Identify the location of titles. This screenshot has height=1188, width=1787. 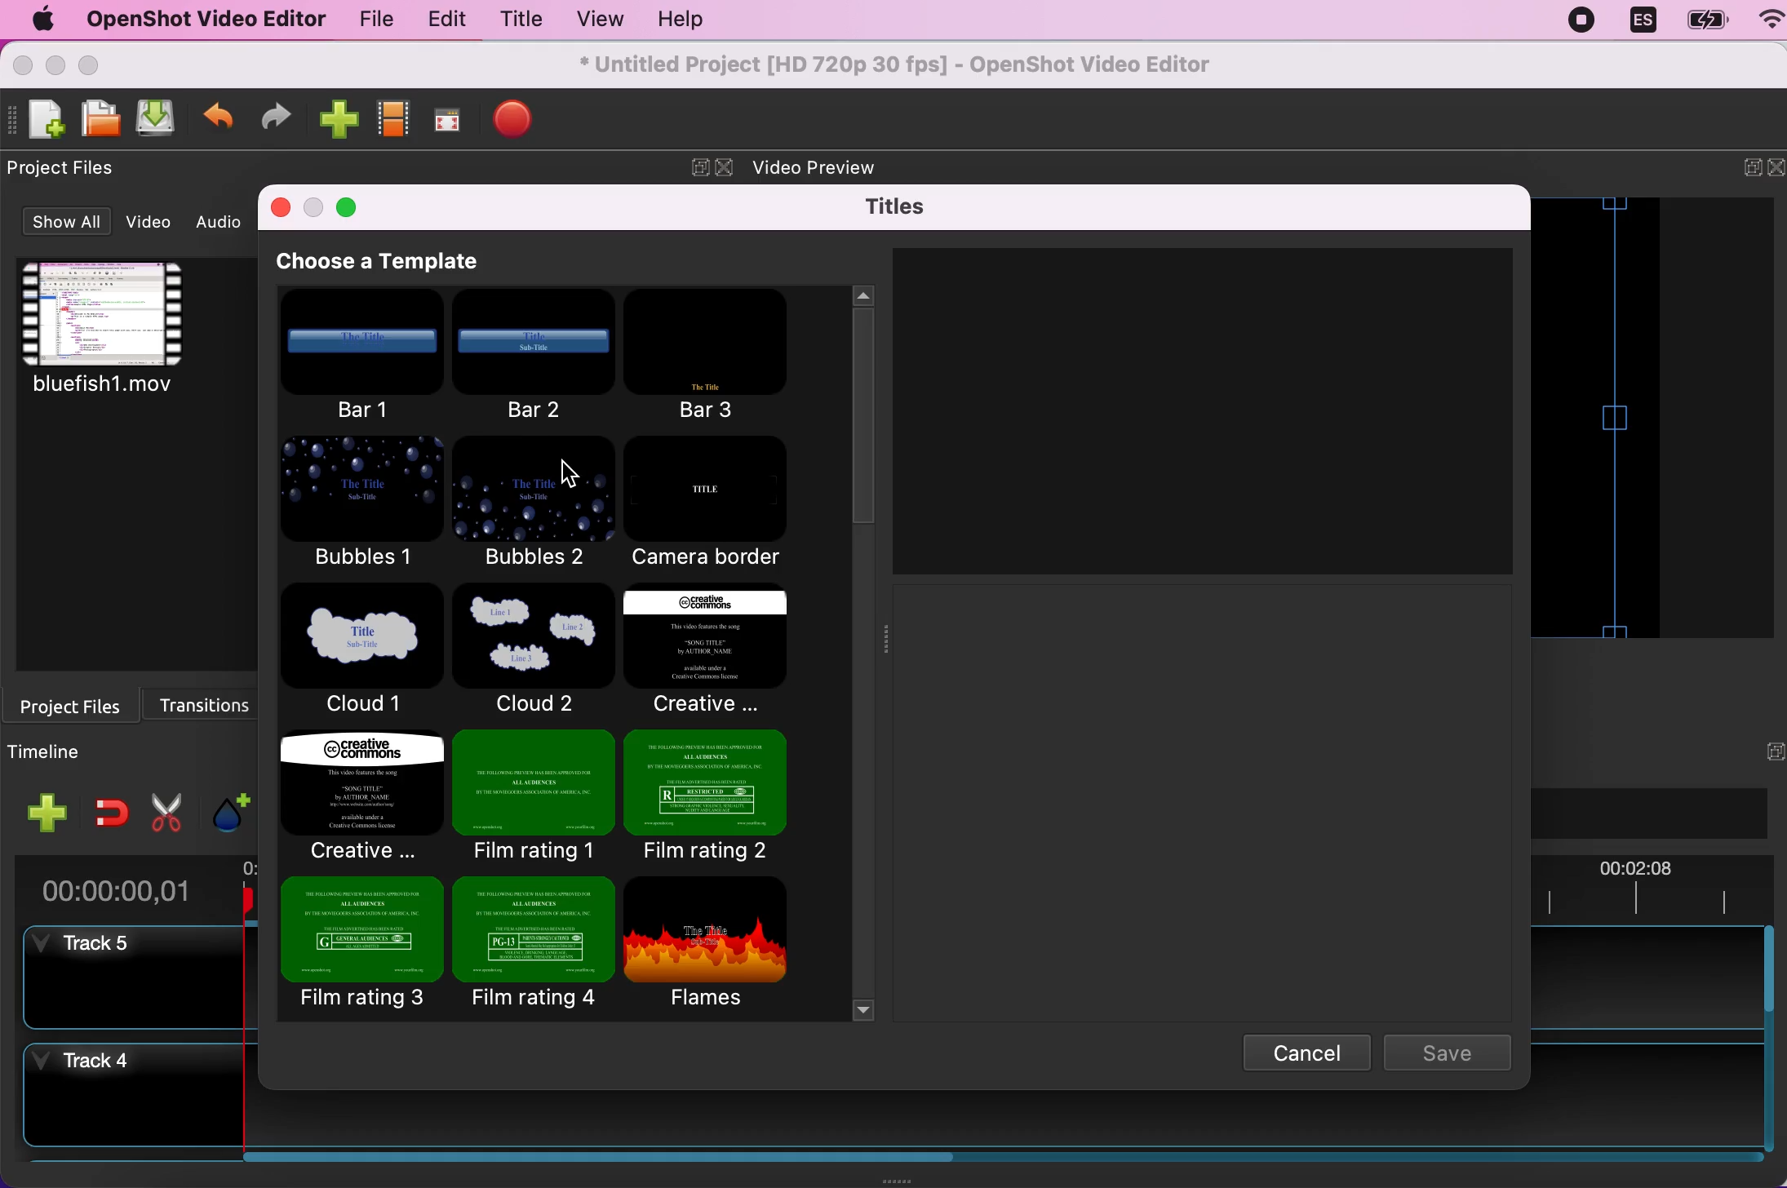
(903, 206).